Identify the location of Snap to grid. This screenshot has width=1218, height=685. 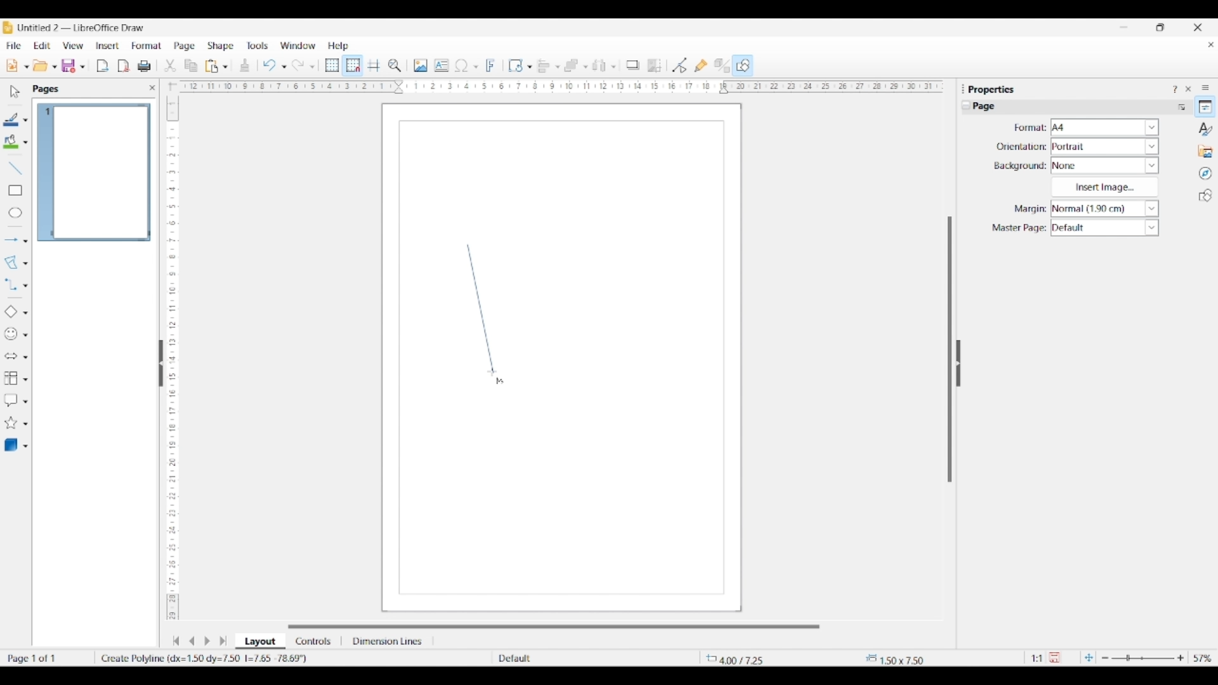
(353, 66).